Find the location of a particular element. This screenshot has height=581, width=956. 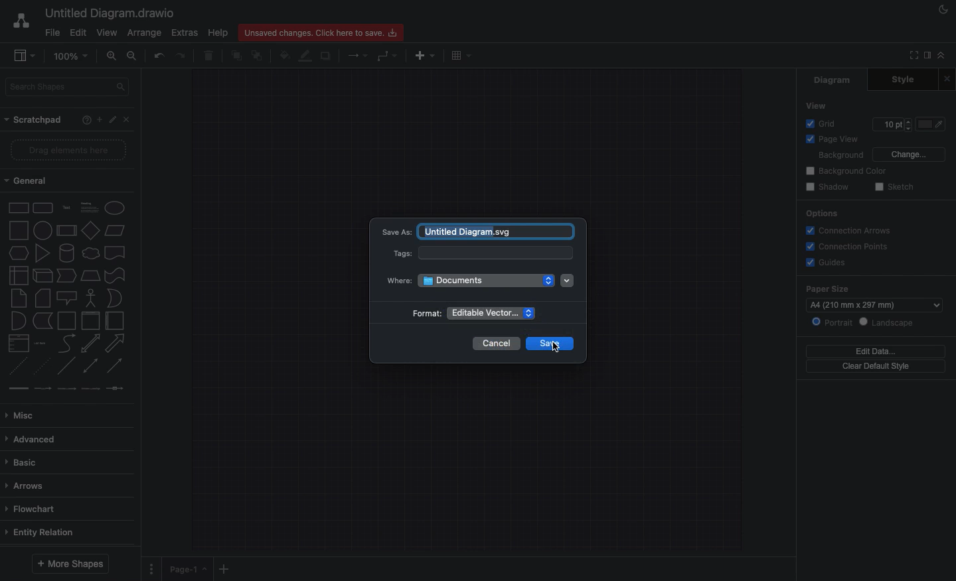

Fill is located at coordinates (935, 125).